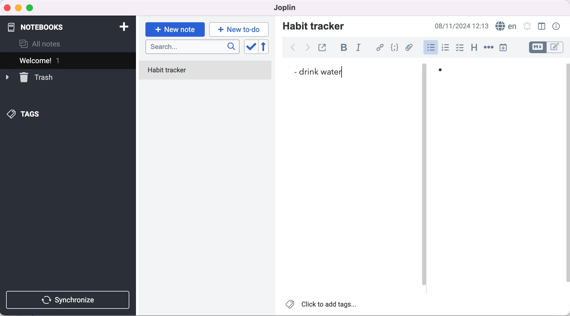 This screenshot has height=316, width=570. Describe the element at coordinates (342, 71) in the screenshot. I see `cursor` at that location.